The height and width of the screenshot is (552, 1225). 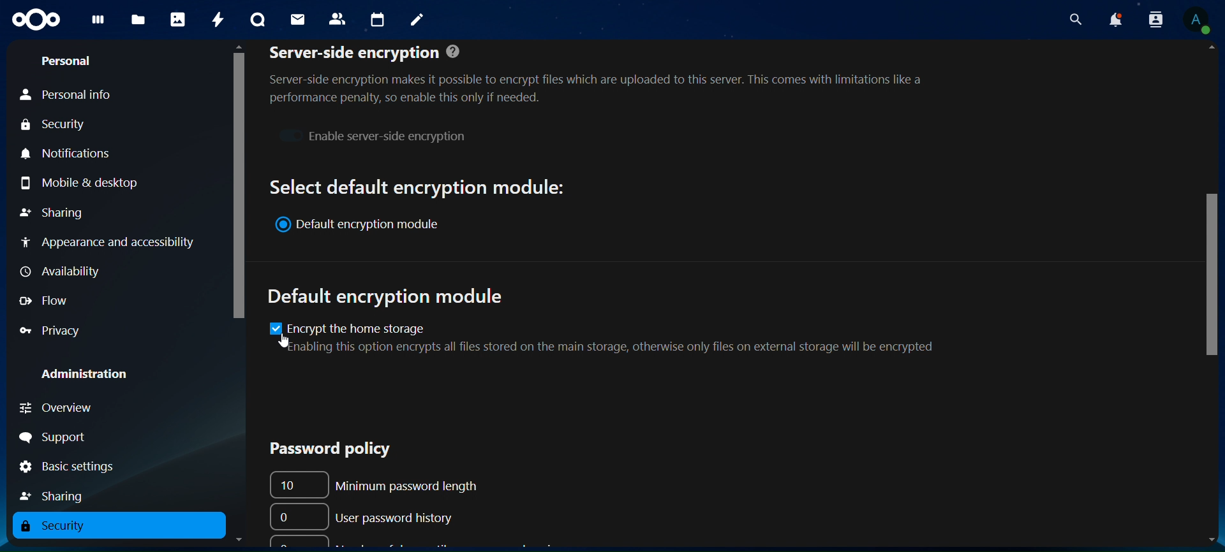 I want to click on security, so click(x=55, y=127).